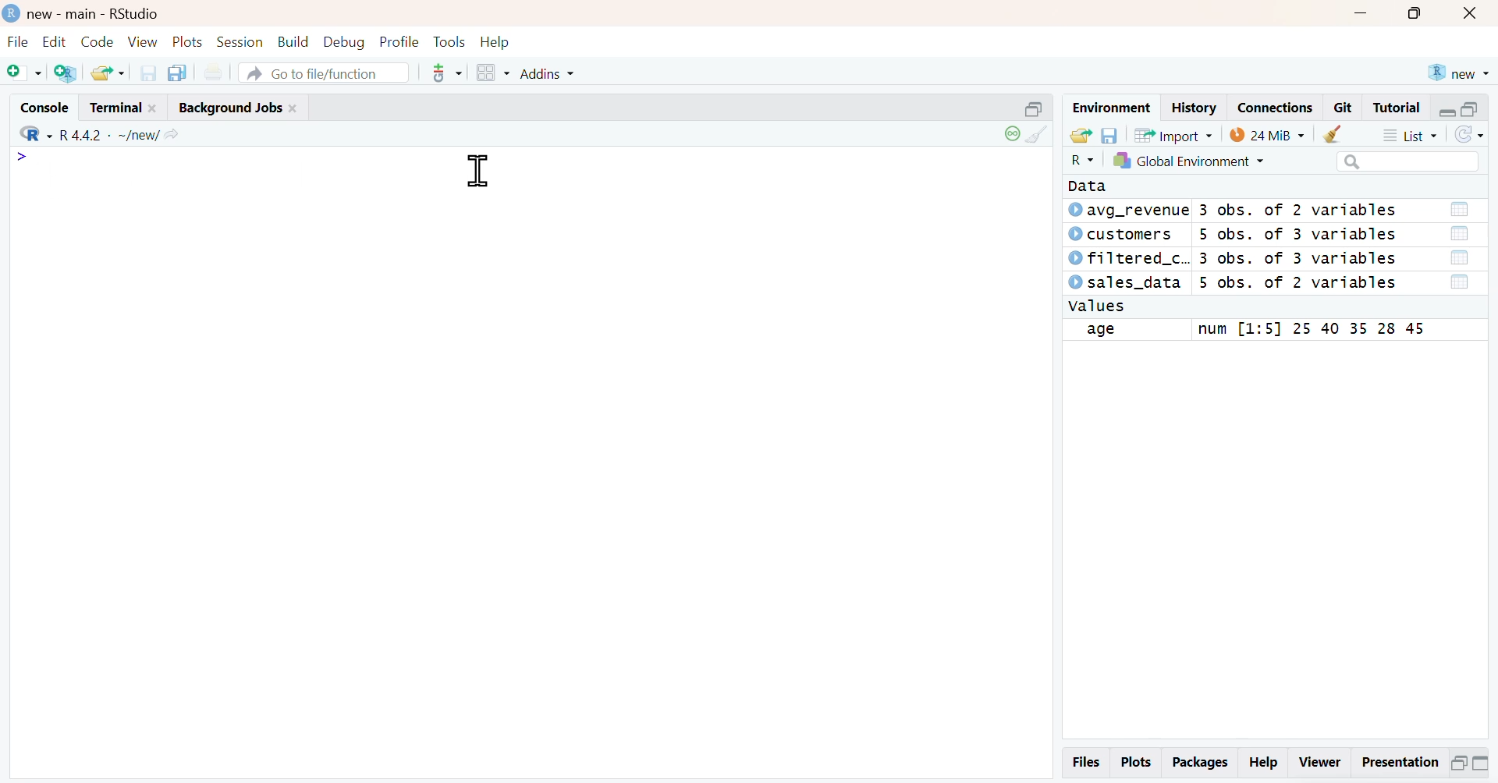 The width and height of the screenshot is (1498, 783). I want to click on Files, so click(1087, 762).